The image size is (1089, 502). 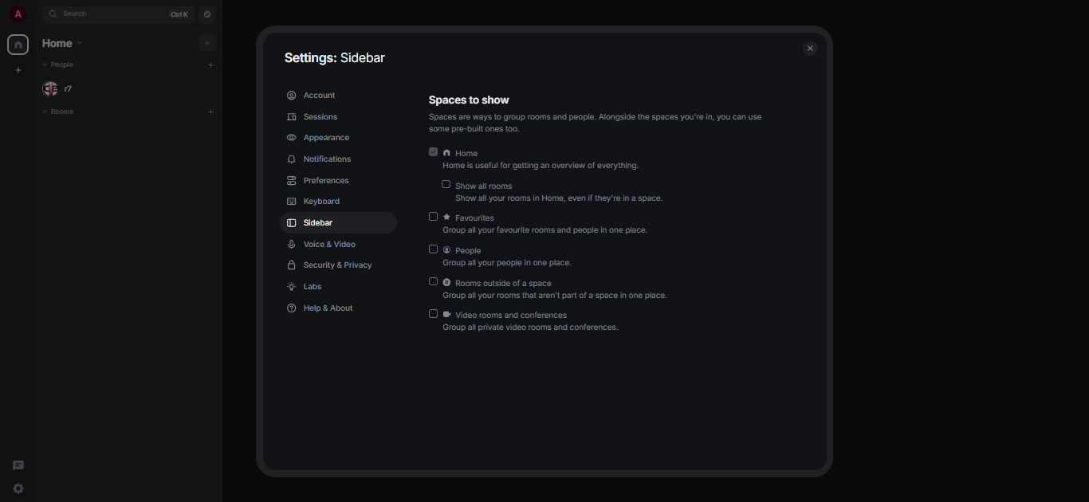 I want to click on Group all private video rooms and conferences., so click(x=572, y=329).